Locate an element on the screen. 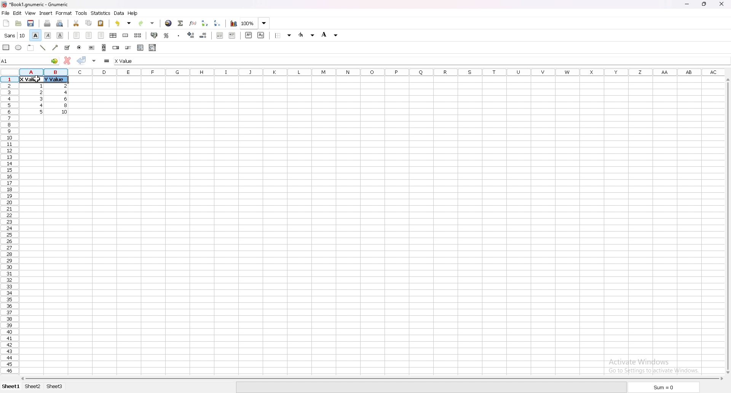  edit is located at coordinates (17, 13).